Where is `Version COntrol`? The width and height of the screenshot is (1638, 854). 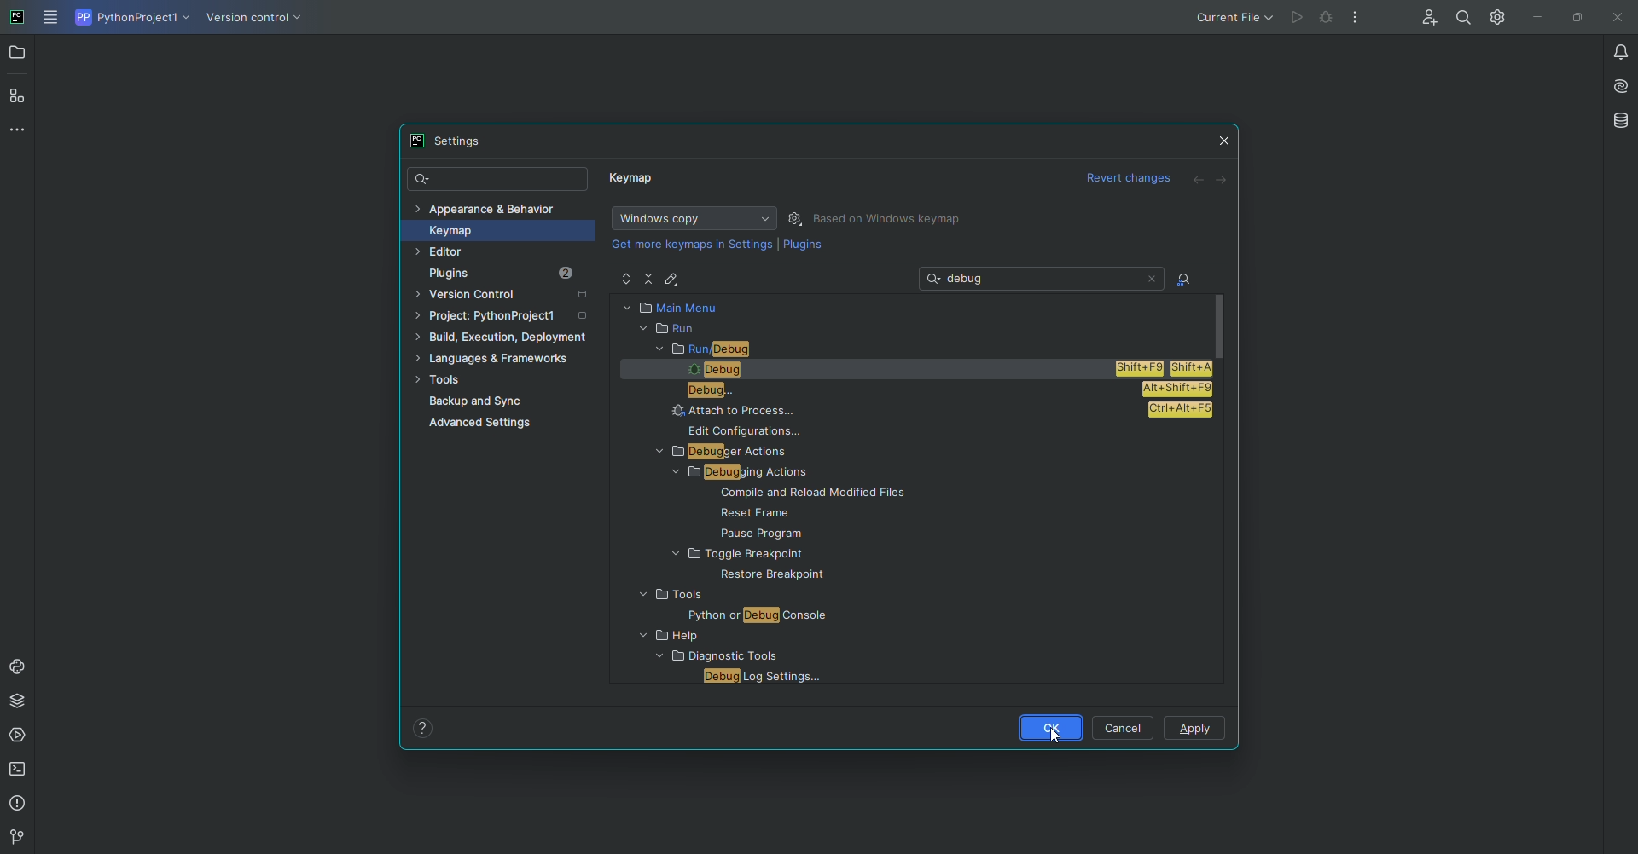
Version COntrol is located at coordinates (258, 20).